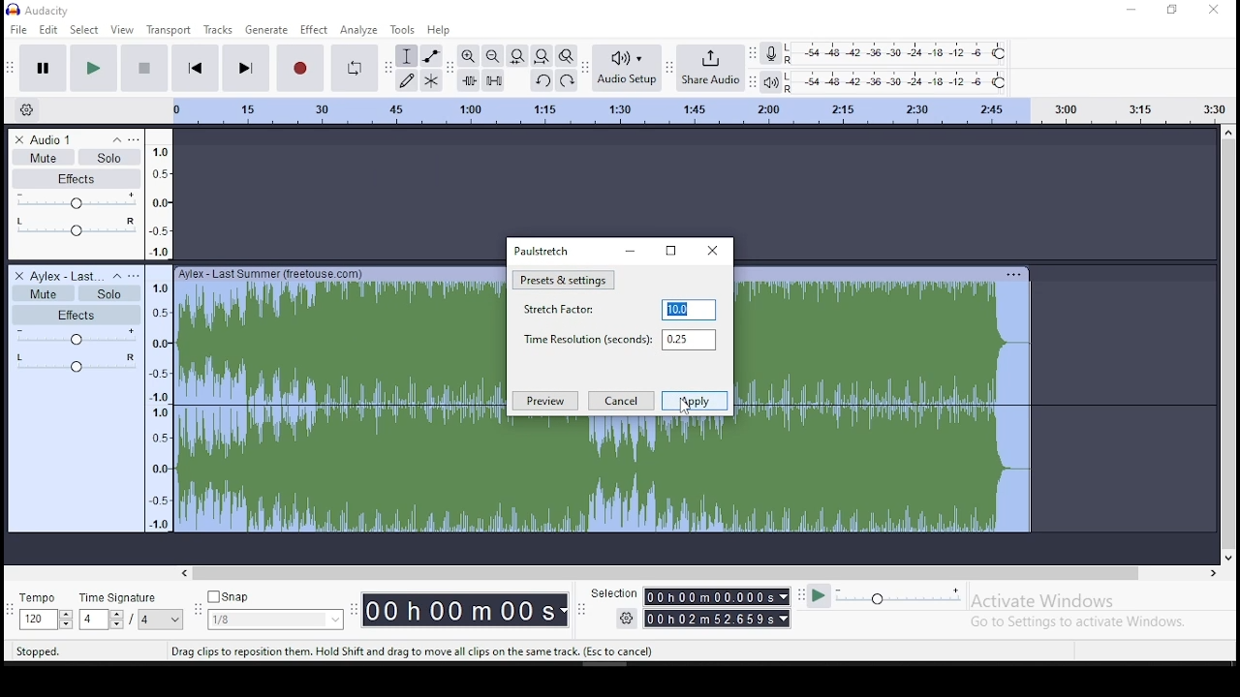 The height and width of the screenshot is (697, 1240). Describe the element at coordinates (545, 400) in the screenshot. I see `preview` at that location.